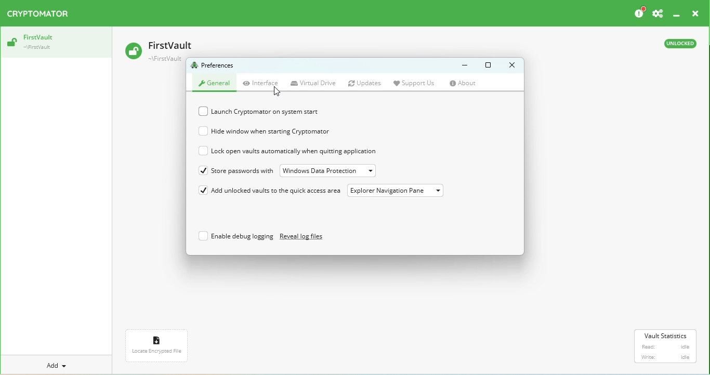 This screenshot has width=710, height=375. What do you see at coordinates (461, 65) in the screenshot?
I see `Minimize` at bounding box center [461, 65].